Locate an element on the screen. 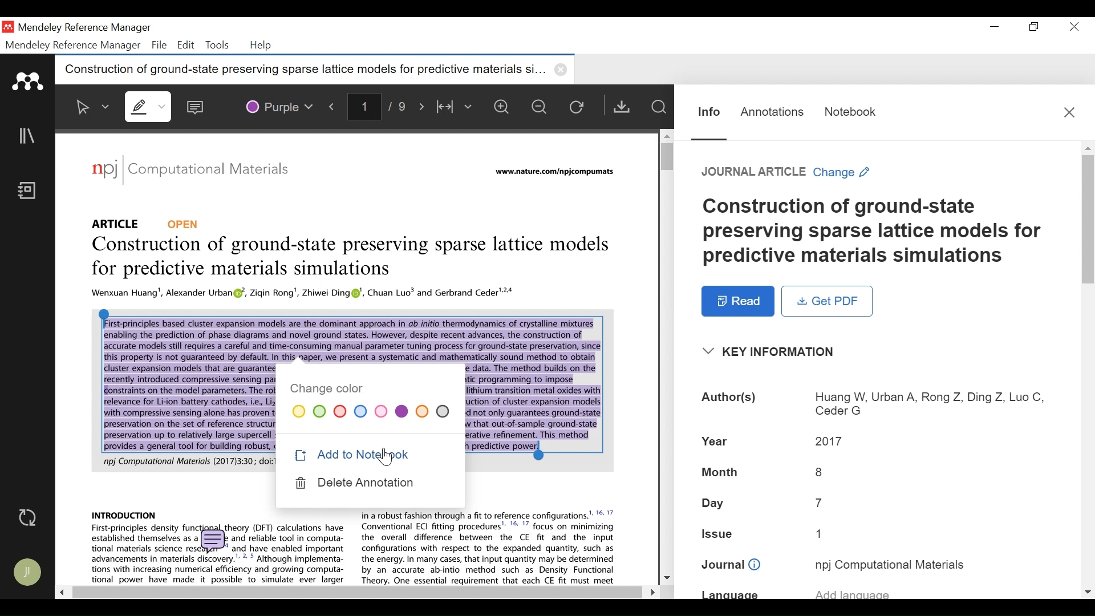 The image size is (1095, 616). Sync is located at coordinates (29, 517).